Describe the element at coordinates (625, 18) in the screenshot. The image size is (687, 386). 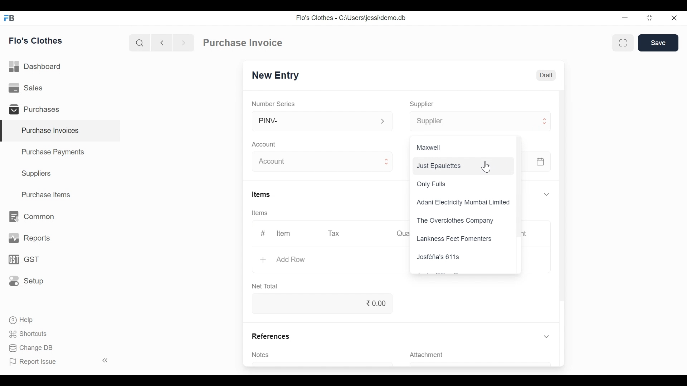
I see `minimize` at that location.